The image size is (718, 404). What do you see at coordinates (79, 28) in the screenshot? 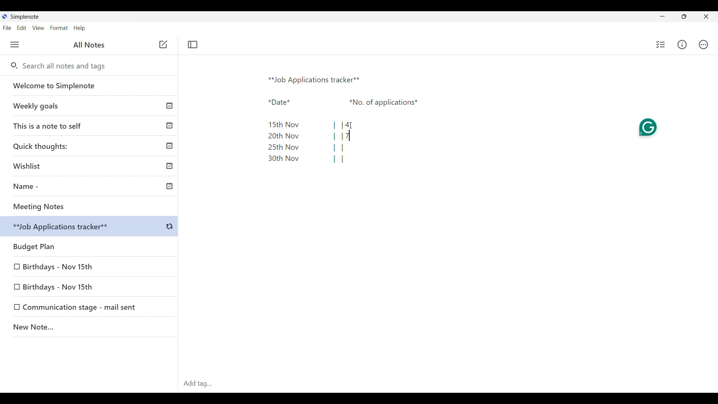
I see `Help ` at bounding box center [79, 28].